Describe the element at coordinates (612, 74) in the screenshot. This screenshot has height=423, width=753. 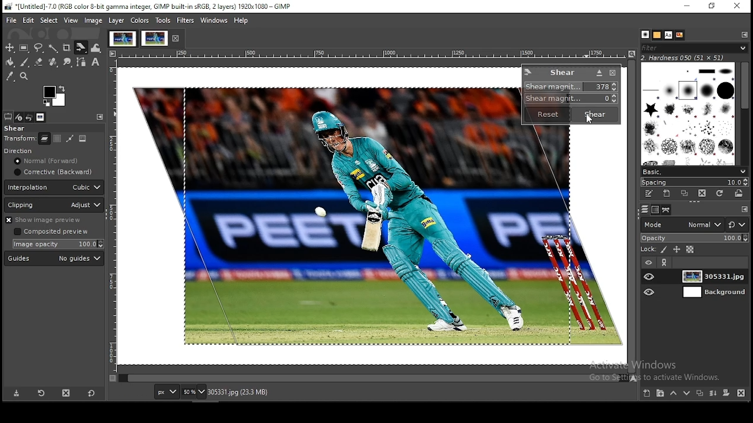
I see `close` at that location.